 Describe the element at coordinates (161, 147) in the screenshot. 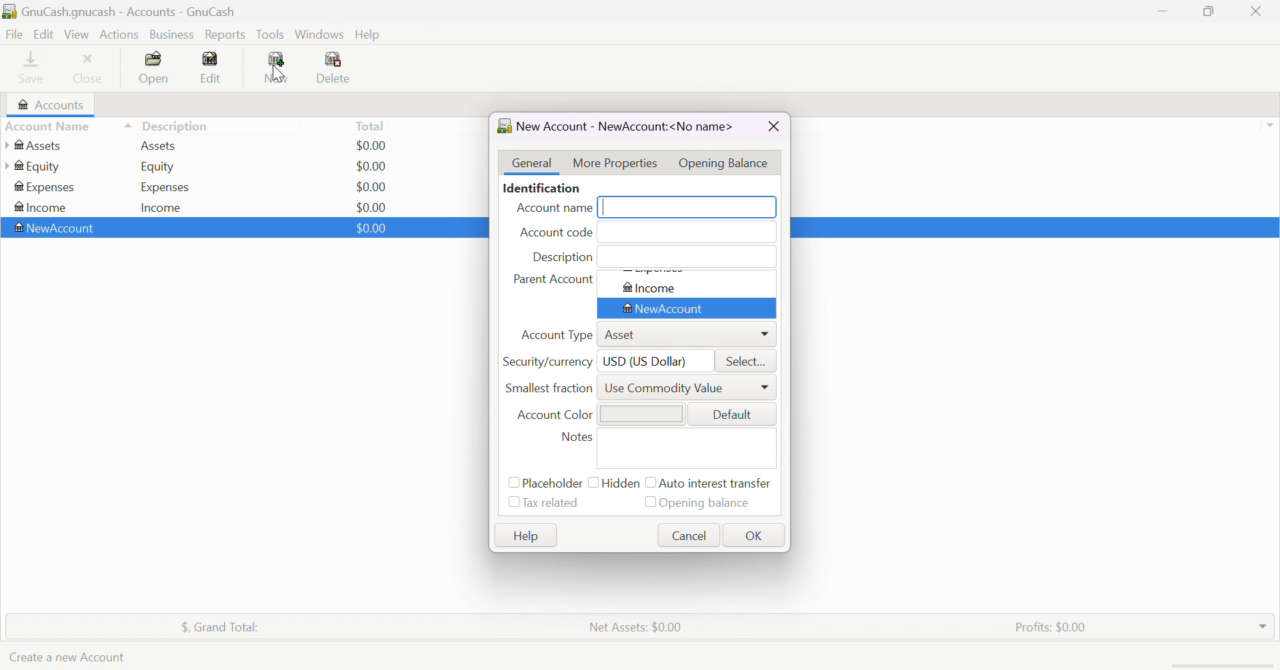

I see `Assets` at that location.